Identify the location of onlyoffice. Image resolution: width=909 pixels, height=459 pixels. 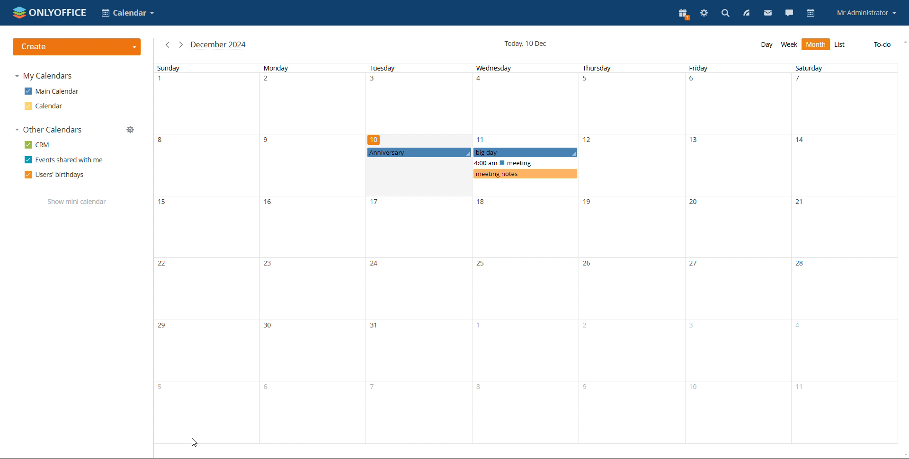
(59, 12).